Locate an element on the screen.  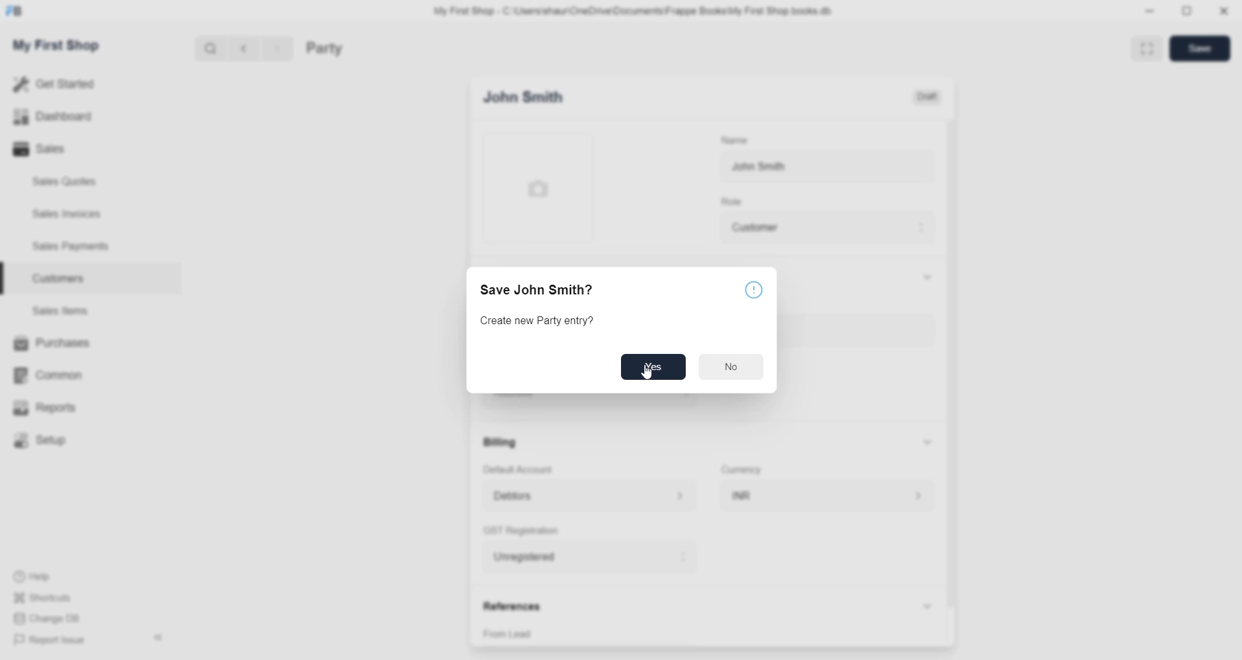
sales invoices  is located at coordinates (66, 215).